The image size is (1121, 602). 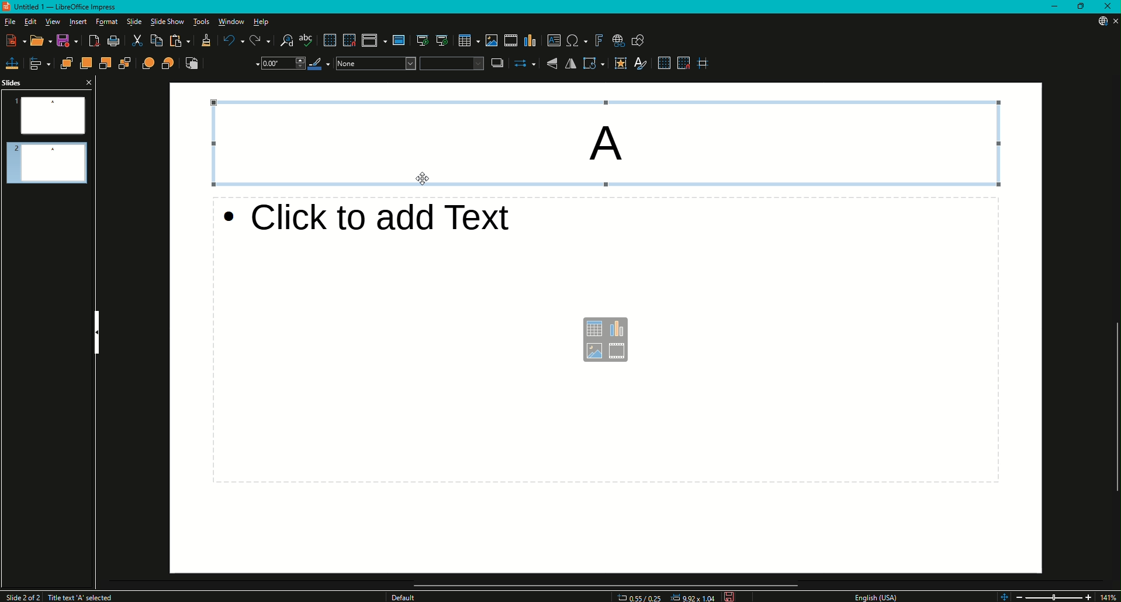 I want to click on Save, so click(x=64, y=40).